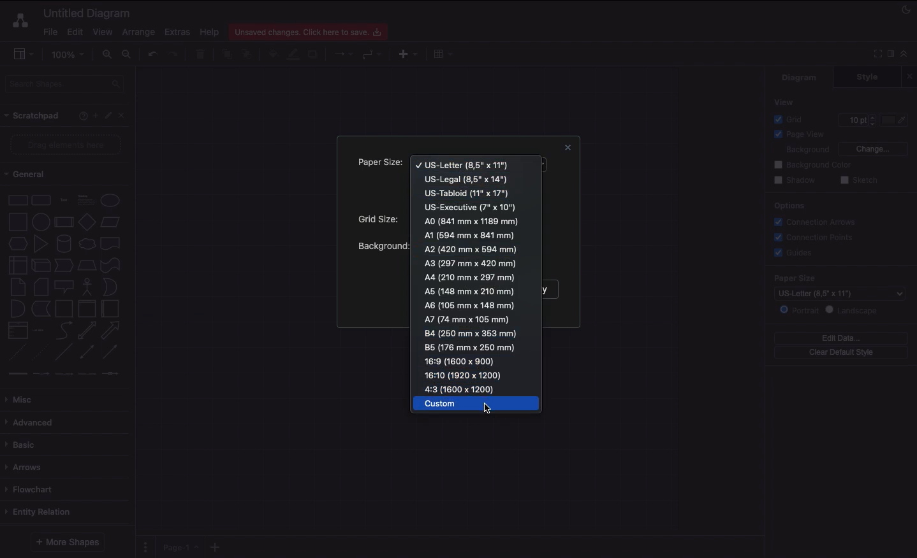 The width and height of the screenshot is (917, 558). What do you see at coordinates (16, 374) in the screenshot?
I see `connector 1` at bounding box center [16, 374].